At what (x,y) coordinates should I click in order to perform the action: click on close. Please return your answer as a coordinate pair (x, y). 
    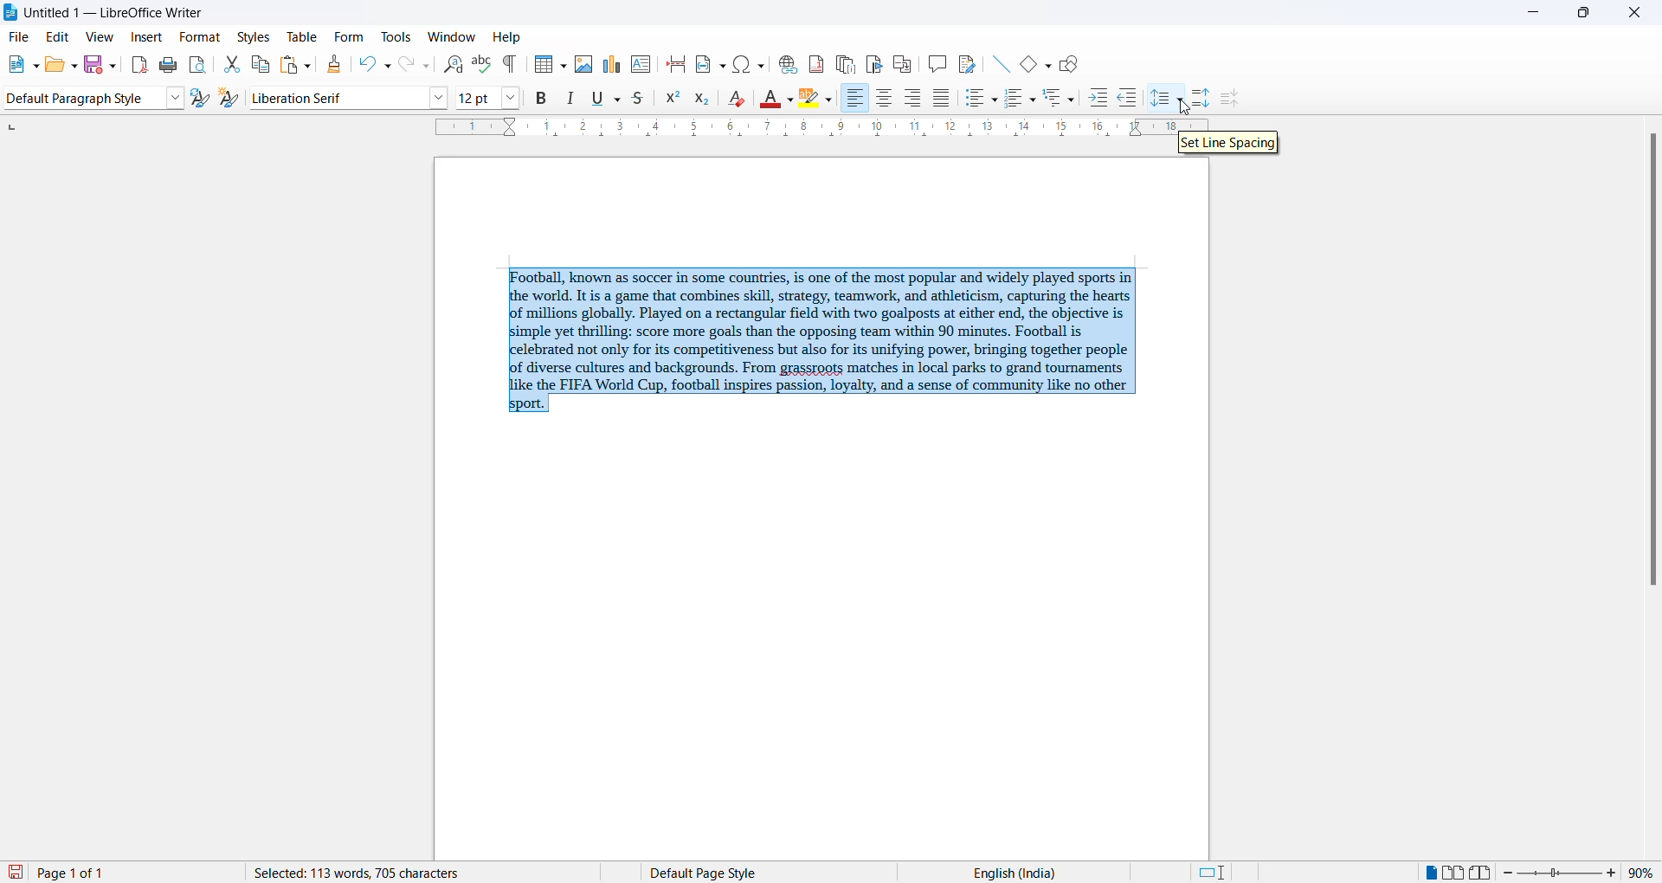
    Looking at the image, I should click on (1637, 14).